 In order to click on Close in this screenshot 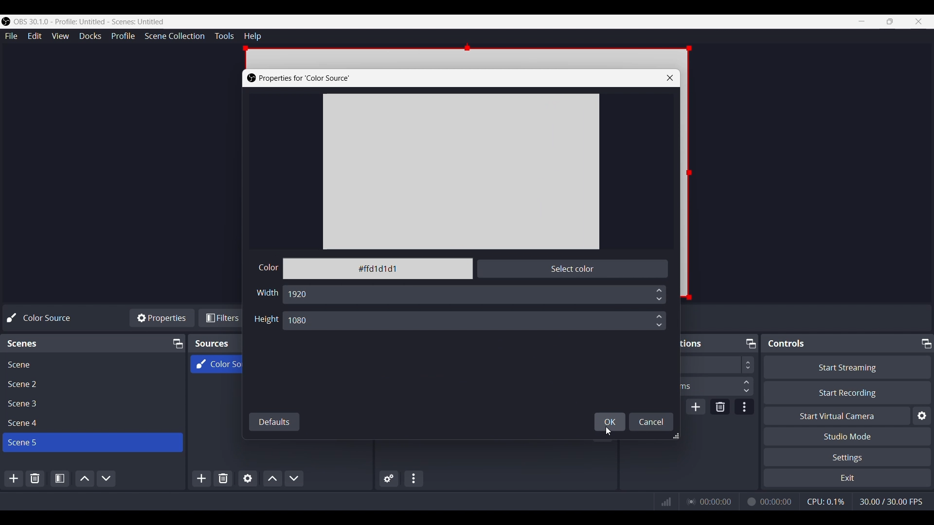, I will do `click(920, 21)`.